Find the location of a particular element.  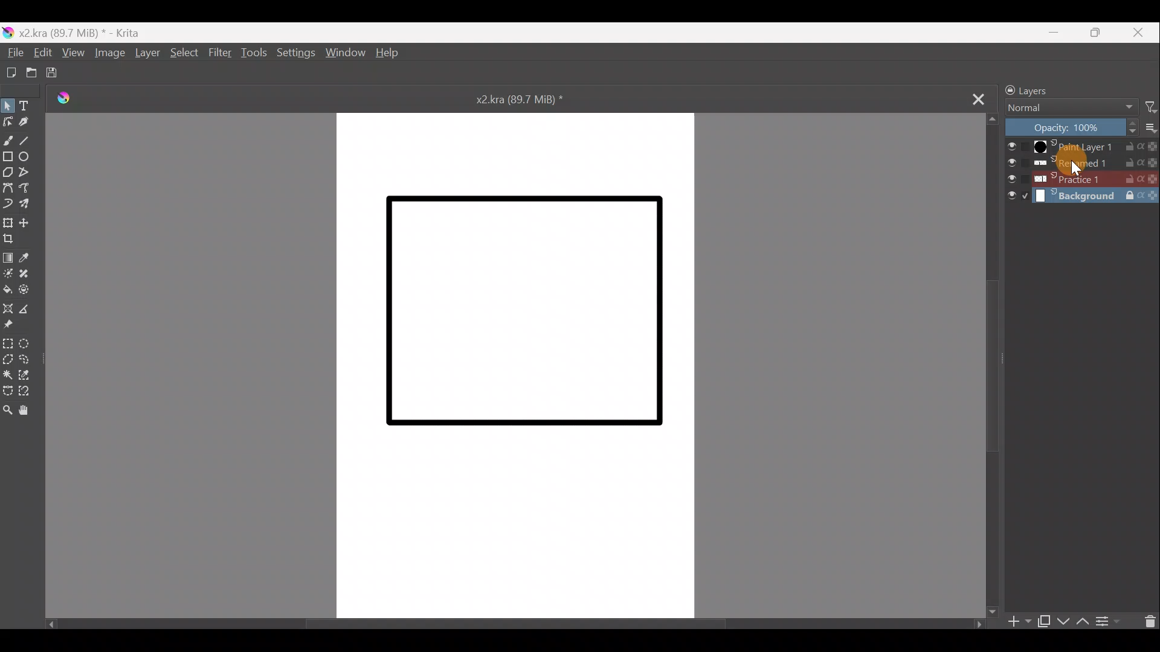

Krita logo is located at coordinates (8, 34).